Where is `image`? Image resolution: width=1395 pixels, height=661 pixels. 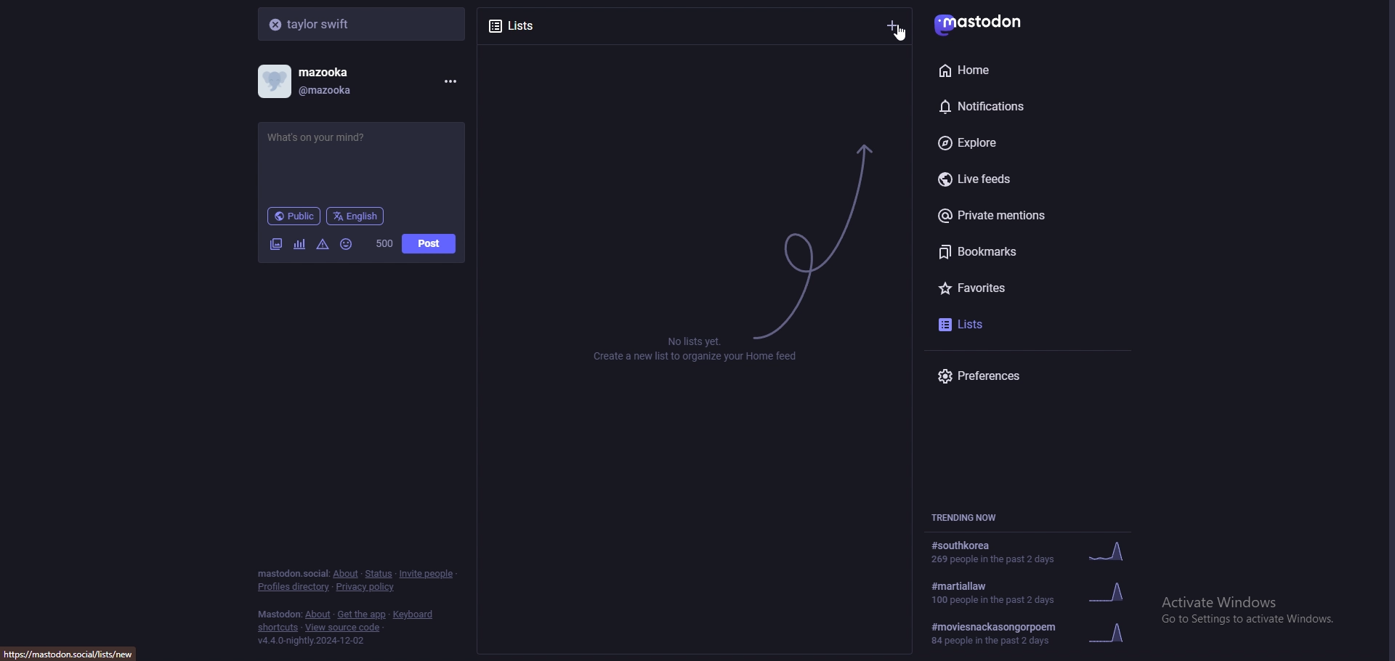
image is located at coordinates (275, 244).